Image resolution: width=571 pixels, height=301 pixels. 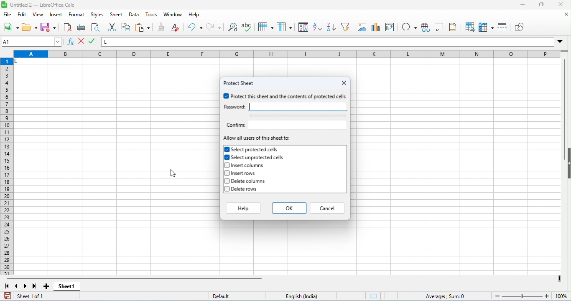 What do you see at coordinates (23, 15) in the screenshot?
I see `edit` at bounding box center [23, 15].